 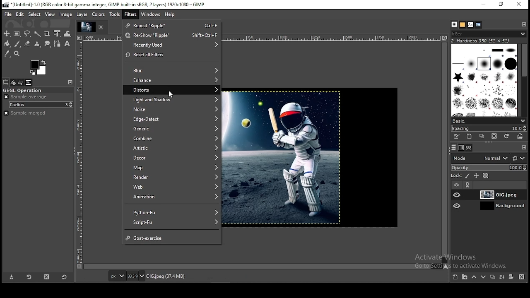 I want to click on tools, so click(x=114, y=14).